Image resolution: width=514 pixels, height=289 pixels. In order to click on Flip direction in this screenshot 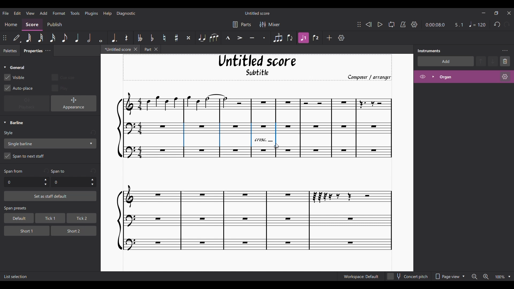, I will do `click(290, 38)`.